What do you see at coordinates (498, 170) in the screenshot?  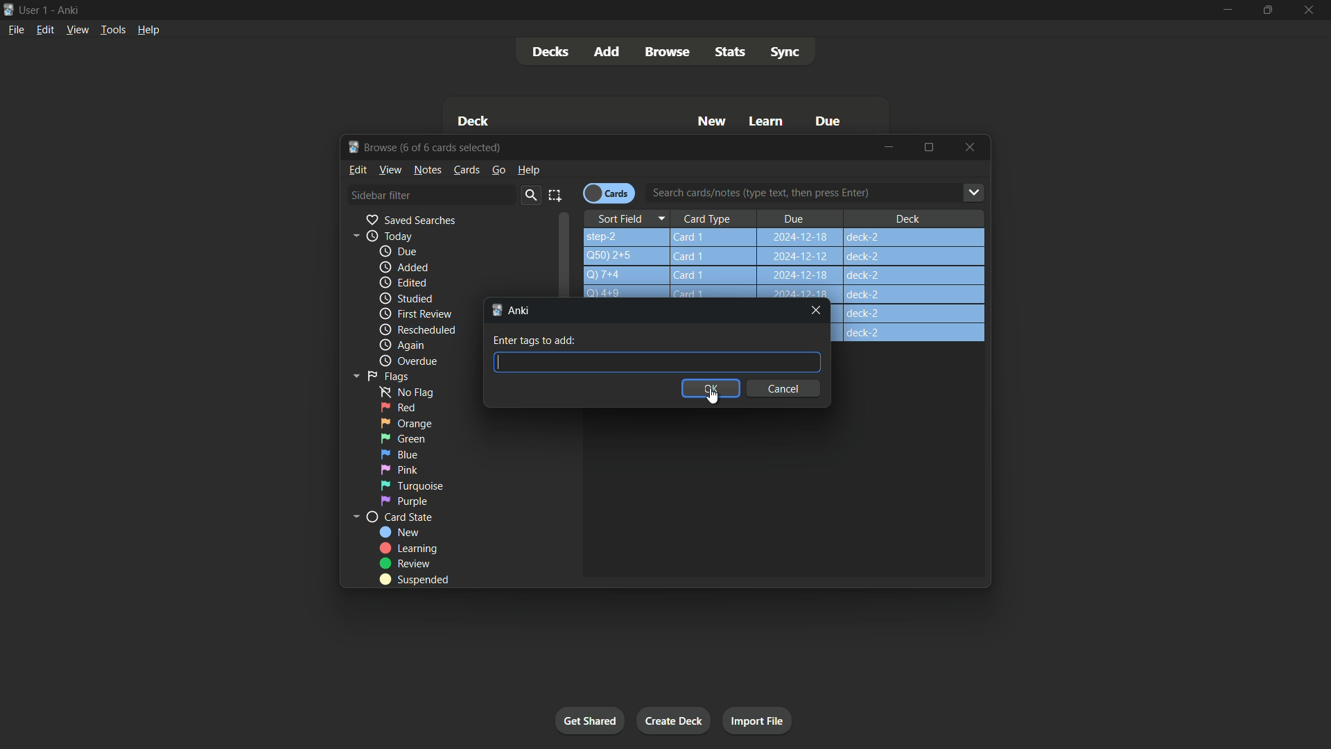 I see `go` at bounding box center [498, 170].